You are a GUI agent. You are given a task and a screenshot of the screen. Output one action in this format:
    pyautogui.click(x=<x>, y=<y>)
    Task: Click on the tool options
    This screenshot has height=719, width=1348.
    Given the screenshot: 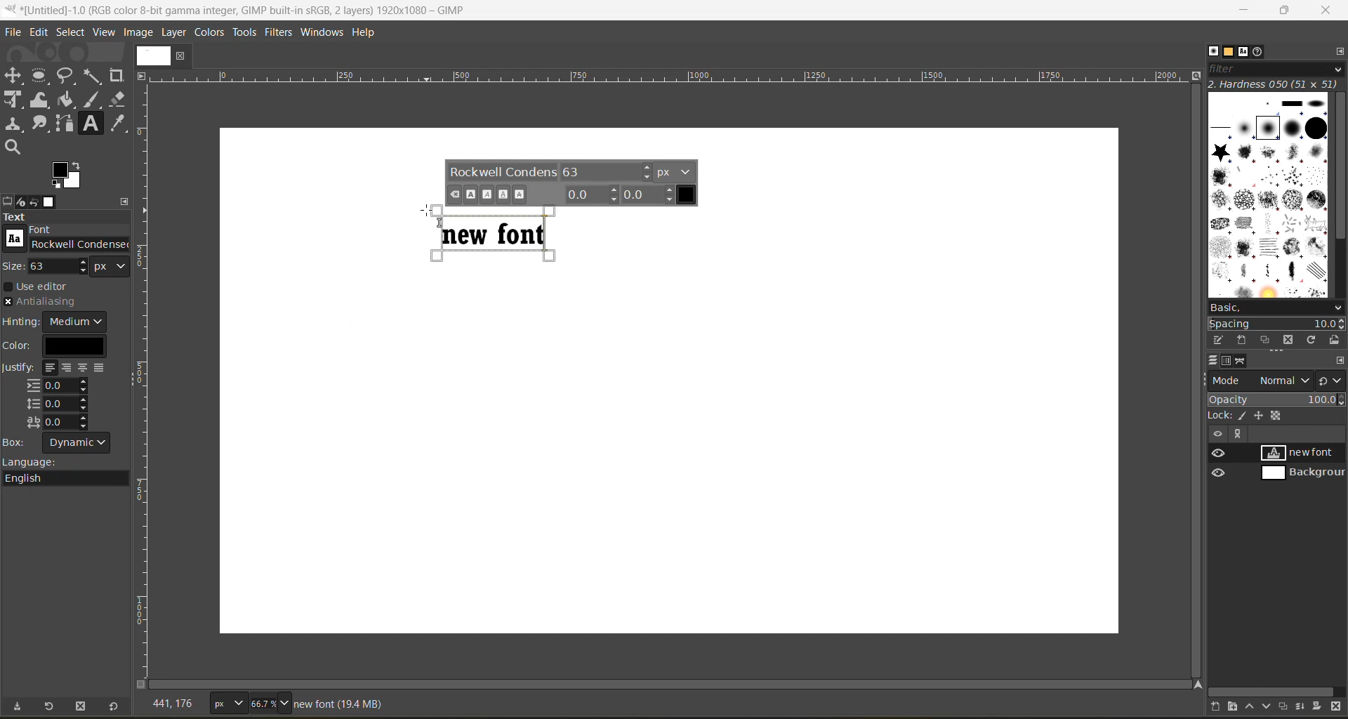 What is the action you would take?
    pyautogui.click(x=8, y=201)
    